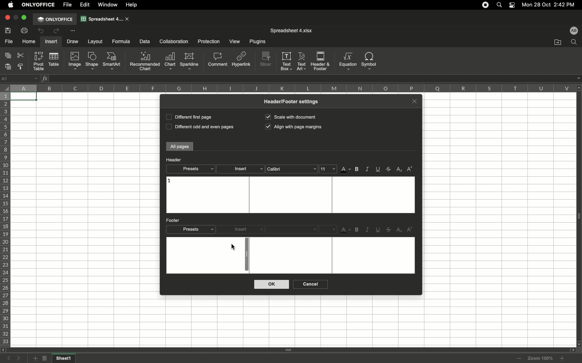  Describe the element at coordinates (191, 229) in the screenshot. I see `Presets` at that location.